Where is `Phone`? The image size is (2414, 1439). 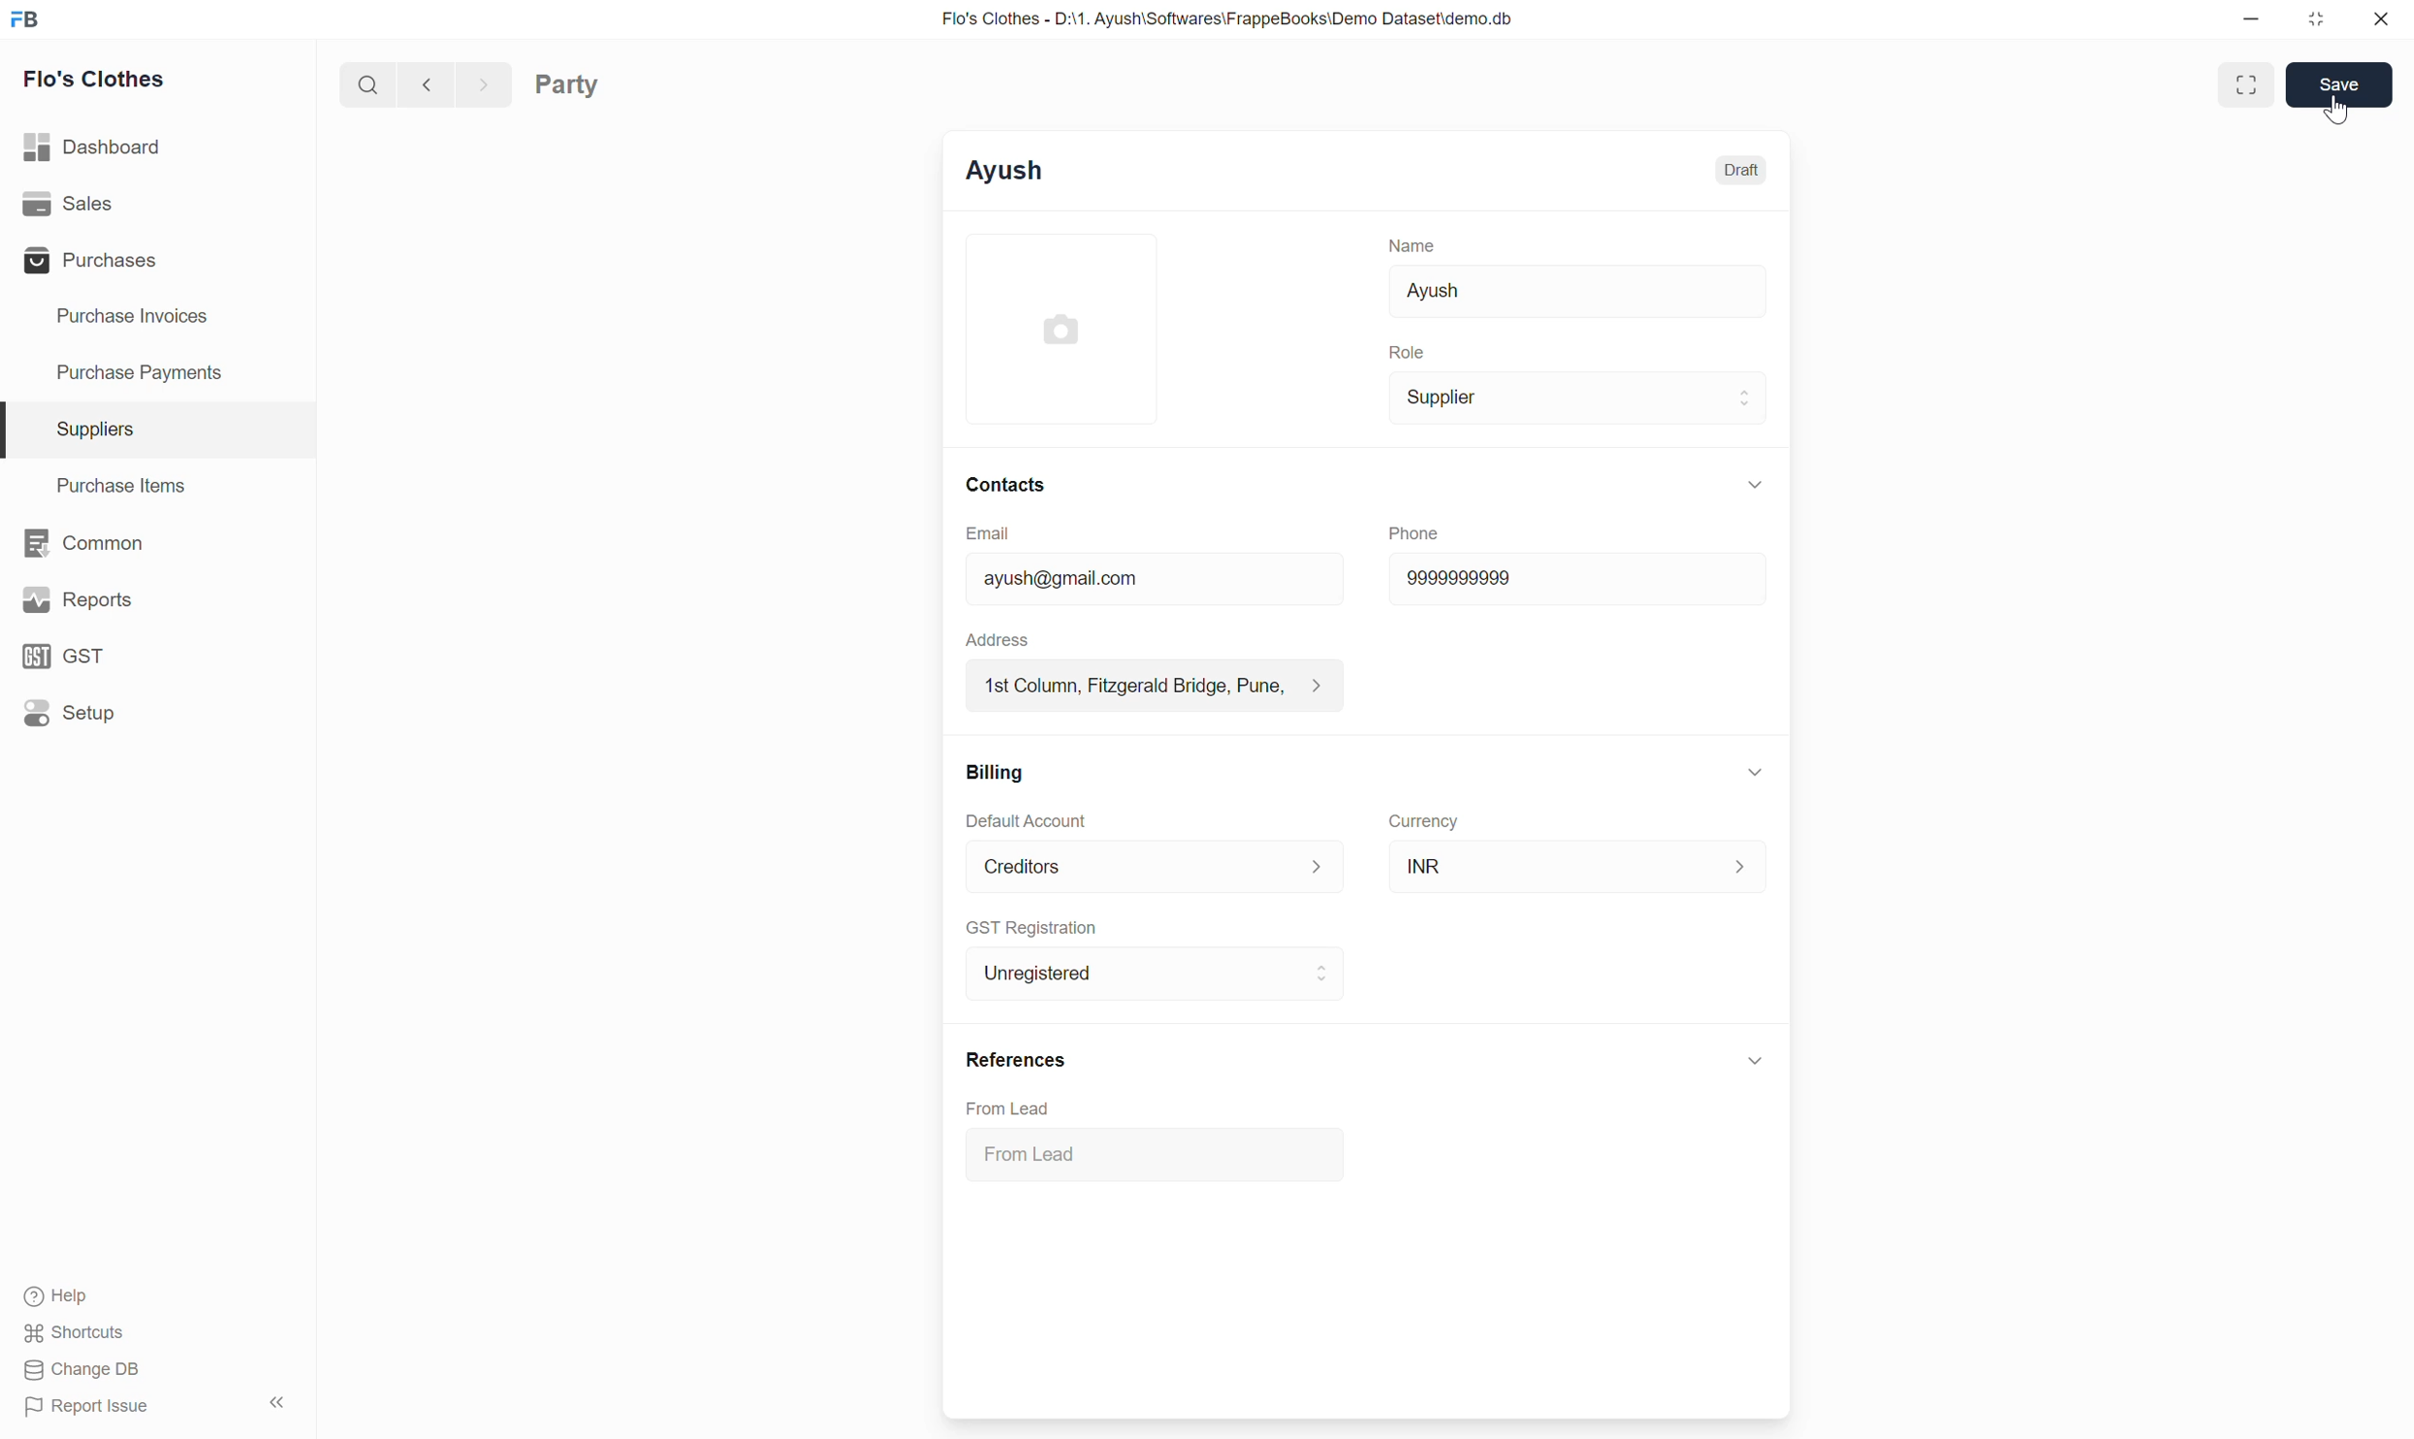 Phone is located at coordinates (1414, 532).